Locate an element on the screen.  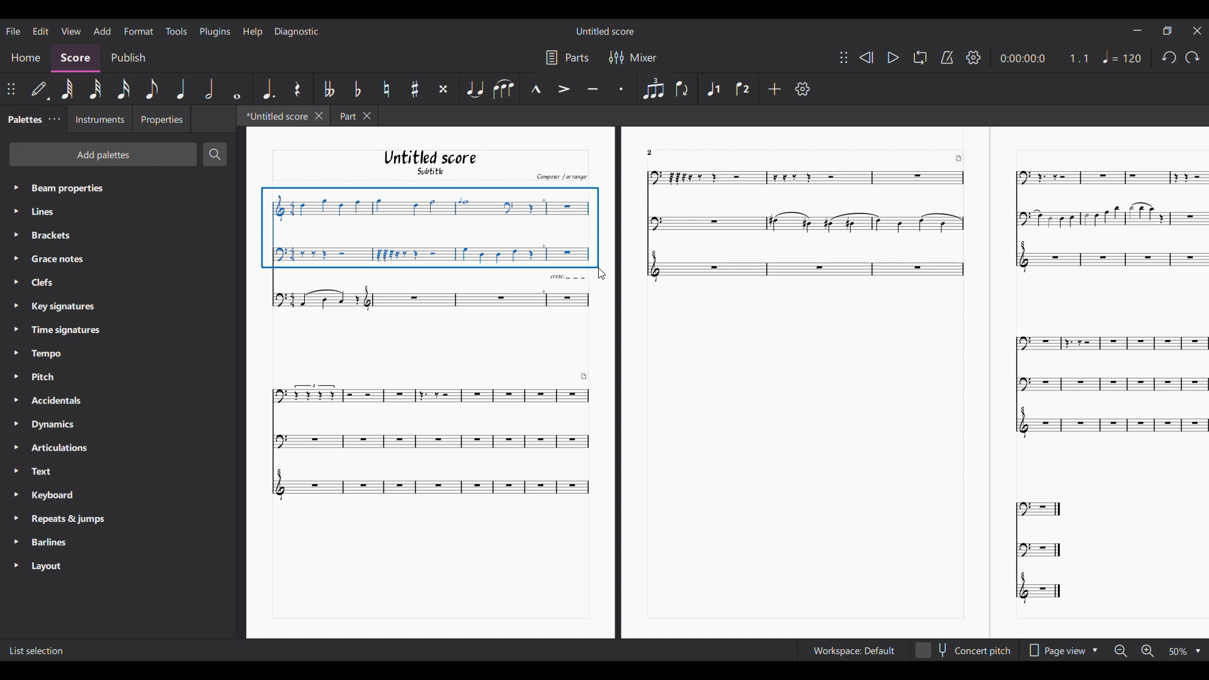
 is located at coordinates (14, 472).